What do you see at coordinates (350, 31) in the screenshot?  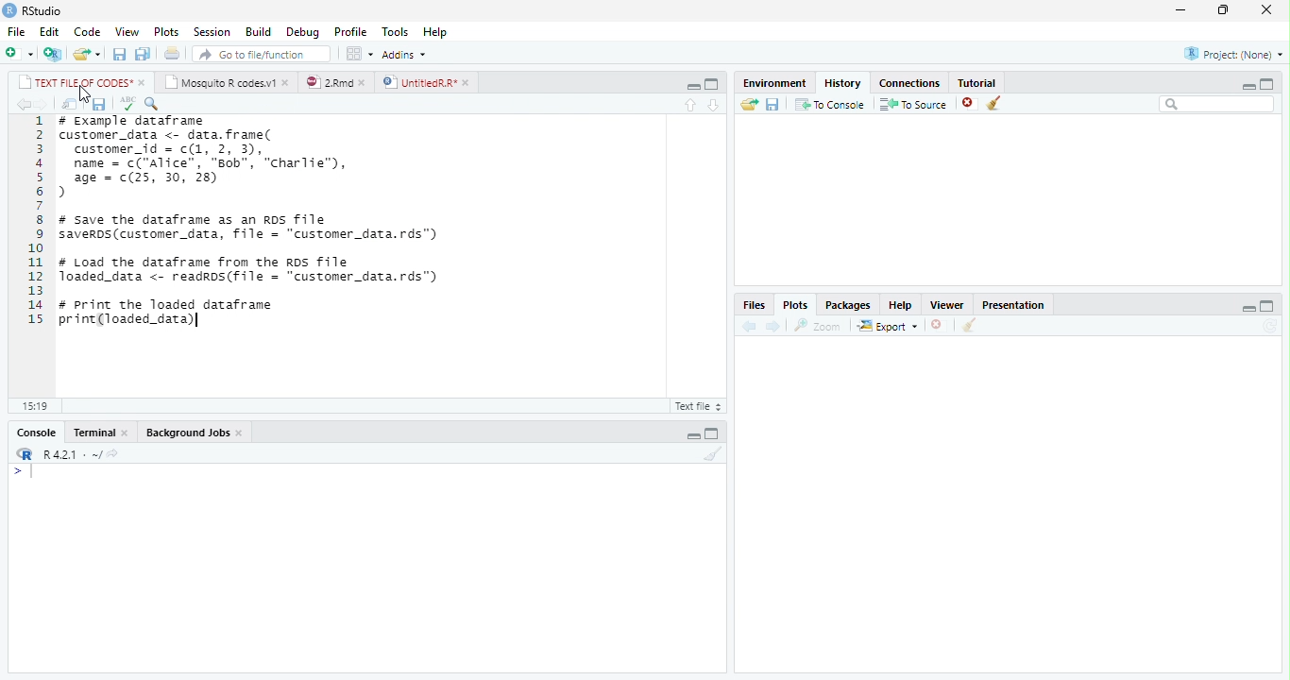 I see `Profile` at bounding box center [350, 31].